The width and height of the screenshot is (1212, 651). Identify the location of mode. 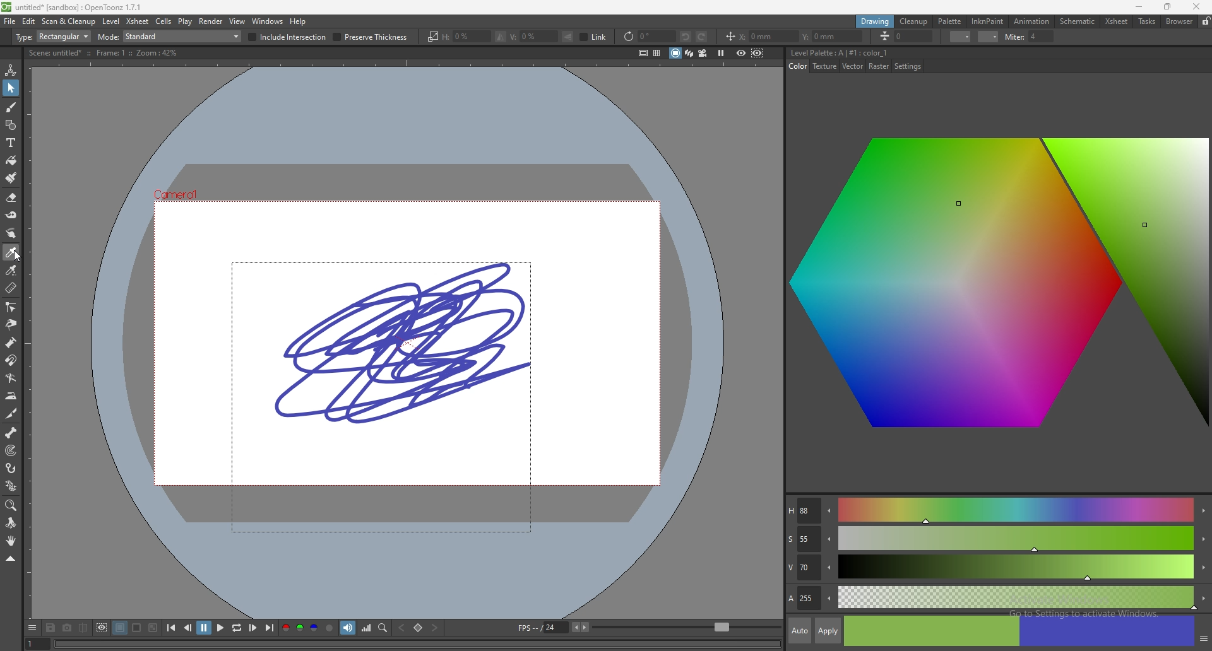
(170, 37).